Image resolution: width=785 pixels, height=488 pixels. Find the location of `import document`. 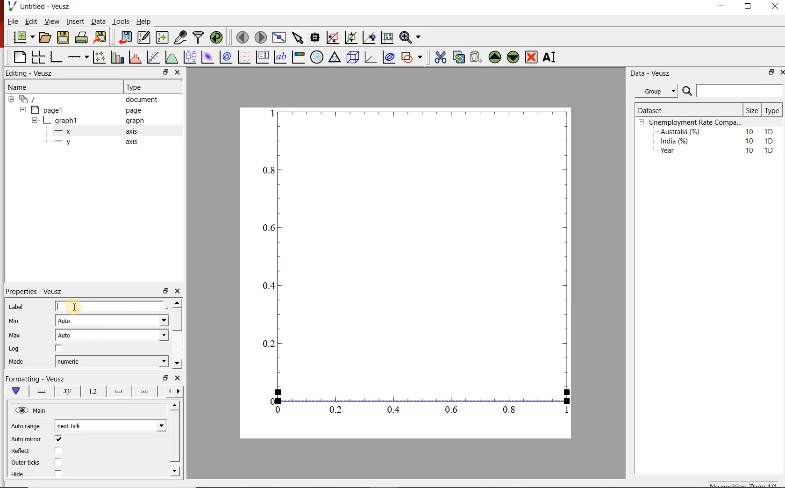

import document is located at coordinates (126, 36).